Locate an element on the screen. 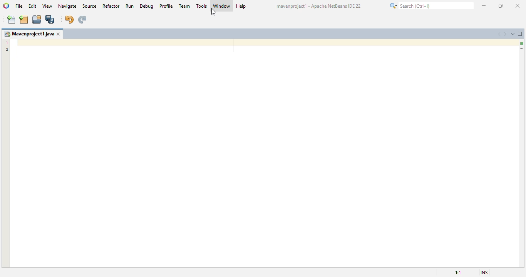 The width and height of the screenshot is (526, 277). new file is located at coordinates (12, 20).